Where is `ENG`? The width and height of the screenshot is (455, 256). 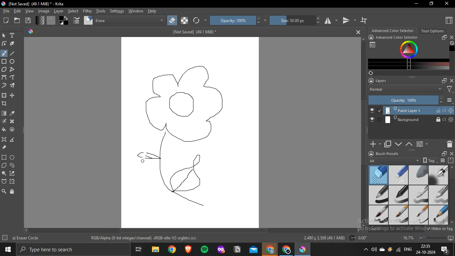 ENG is located at coordinates (407, 249).